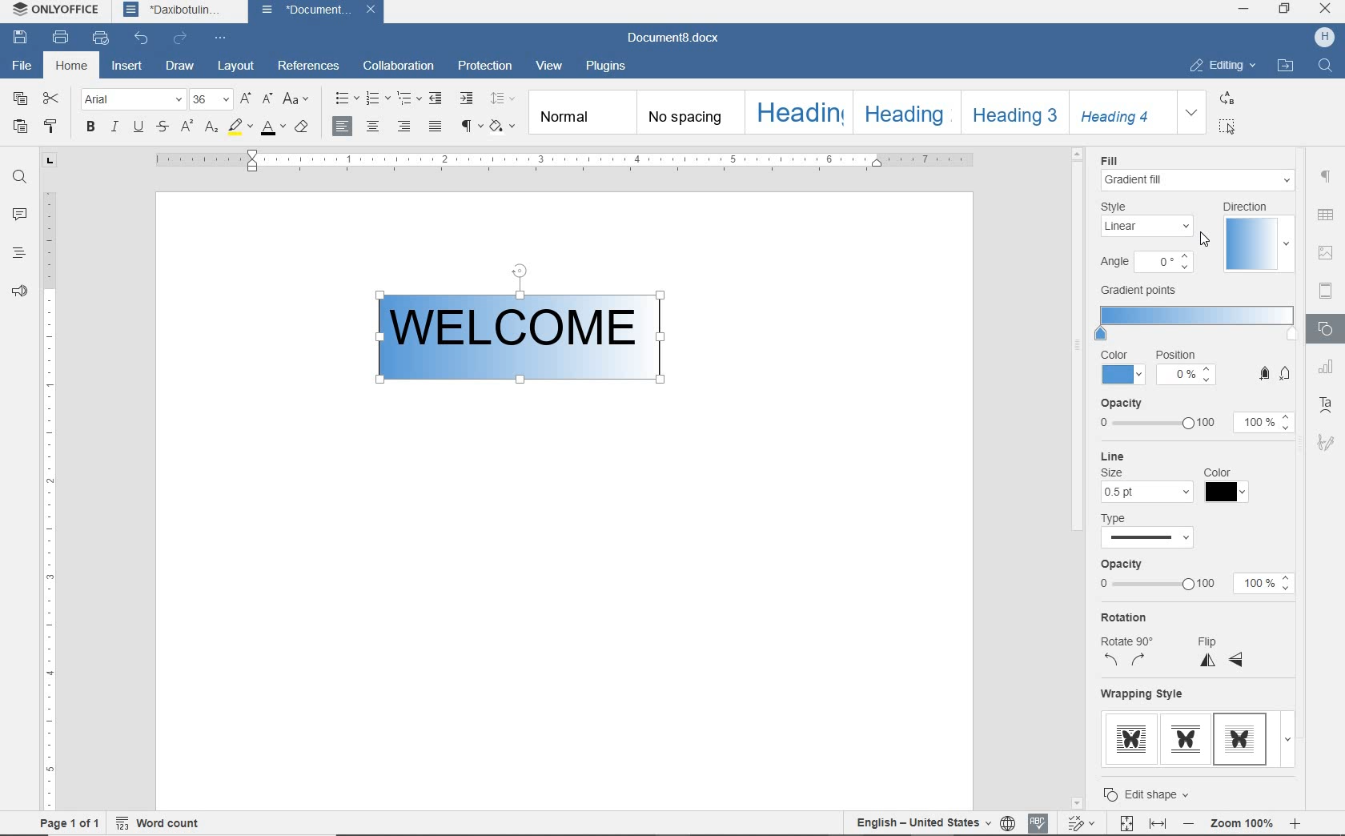  What do you see at coordinates (19, 291) in the screenshot?
I see `FEEDBACK & SUPPORT` at bounding box center [19, 291].